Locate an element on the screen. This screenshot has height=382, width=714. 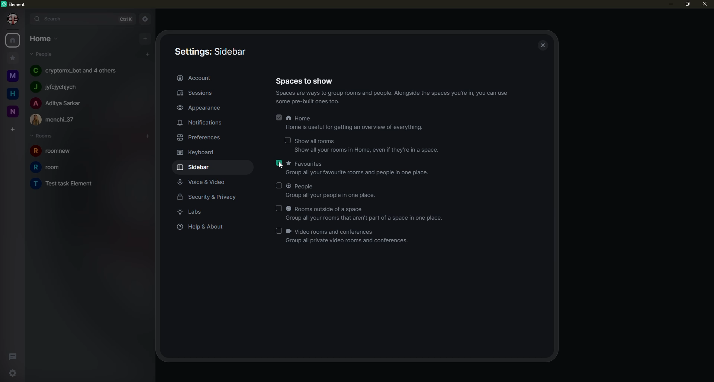
people is located at coordinates (58, 103).